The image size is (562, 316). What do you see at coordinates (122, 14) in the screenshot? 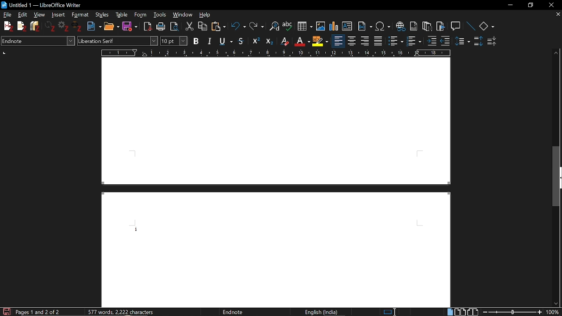
I see `Table` at bounding box center [122, 14].